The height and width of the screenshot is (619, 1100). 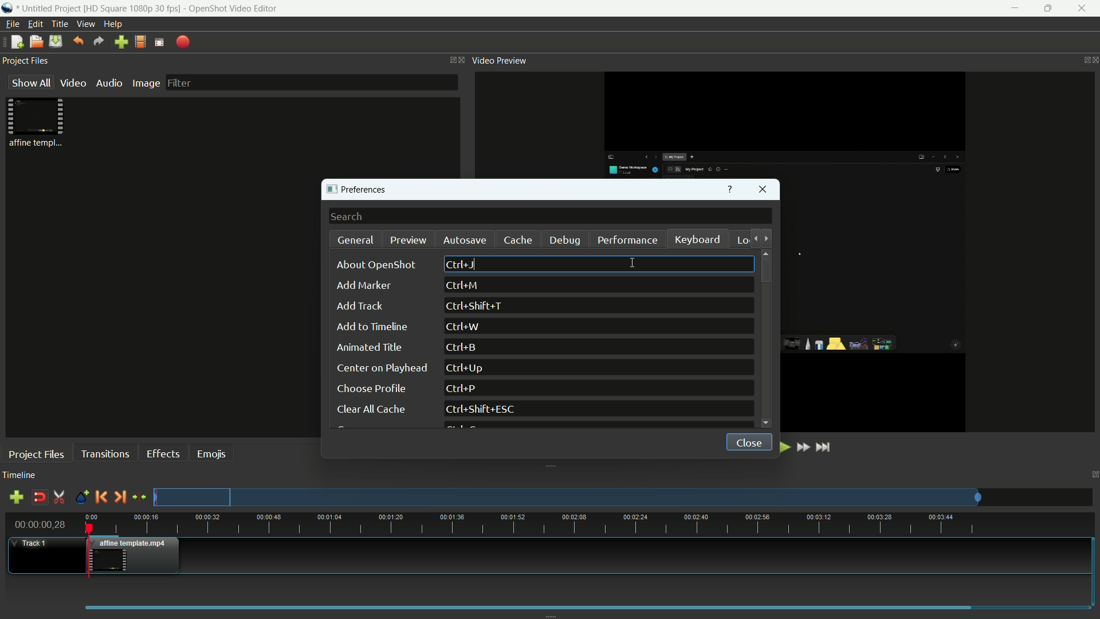 What do you see at coordinates (36, 24) in the screenshot?
I see `edit menu` at bounding box center [36, 24].